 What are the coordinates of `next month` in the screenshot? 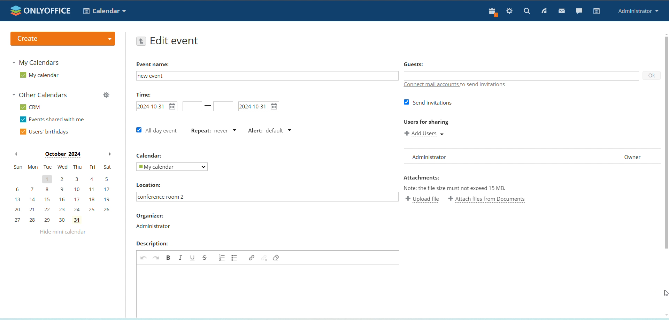 It's located at (109, 154).